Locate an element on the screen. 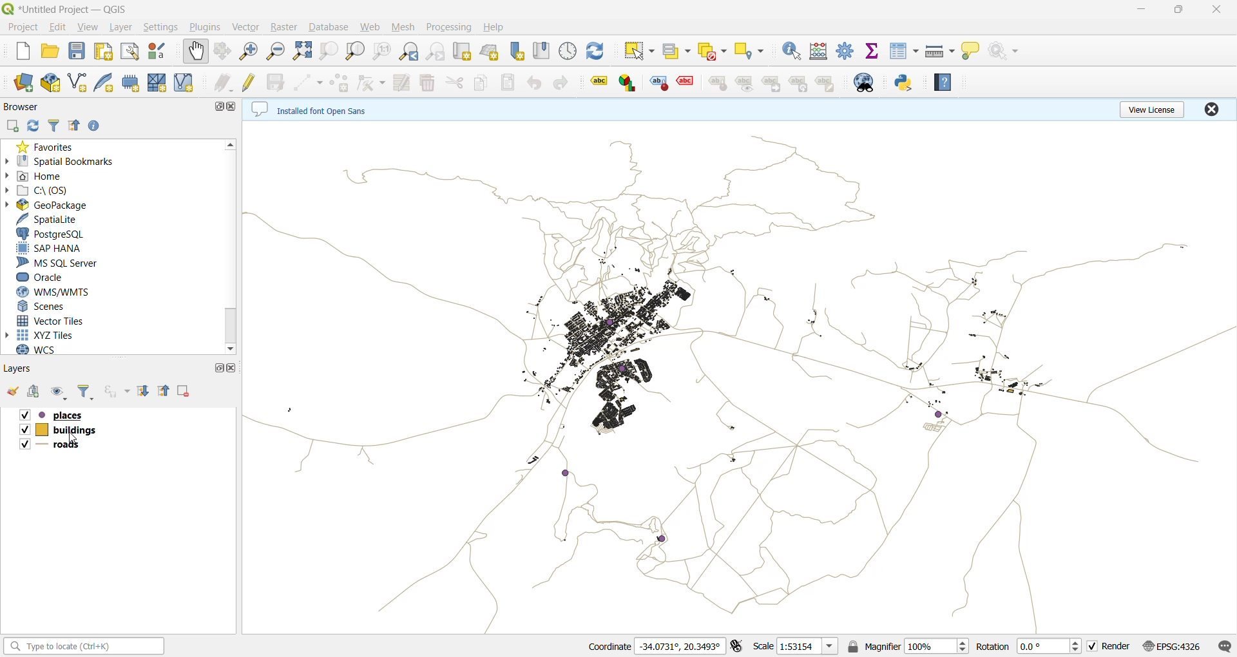 This screenshot has height=657, width=1237. cut is located at coordinates (453, 82).